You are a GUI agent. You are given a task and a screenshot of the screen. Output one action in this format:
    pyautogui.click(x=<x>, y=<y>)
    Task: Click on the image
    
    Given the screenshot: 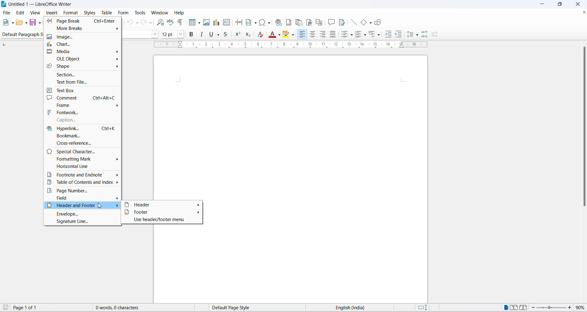 What is the action you would take?
    pyautogui.click(x=83, y=38)
    